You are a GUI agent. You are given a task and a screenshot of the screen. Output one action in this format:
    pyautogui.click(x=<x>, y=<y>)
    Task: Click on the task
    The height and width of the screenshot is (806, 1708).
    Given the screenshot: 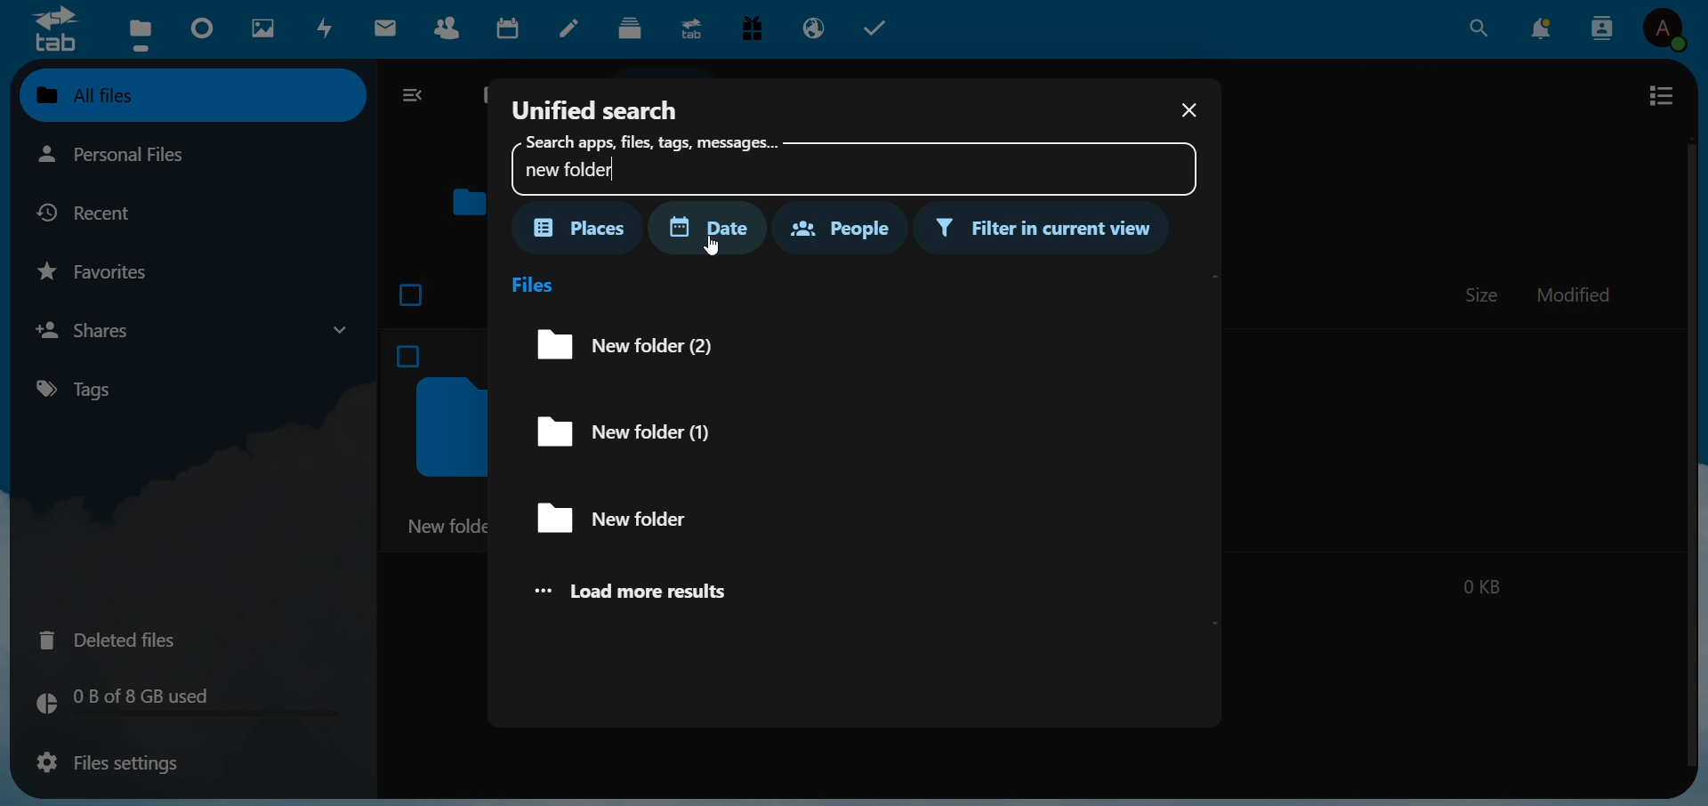 What is the action you would take?
    pyautogui.click(x=881, y=28)
    